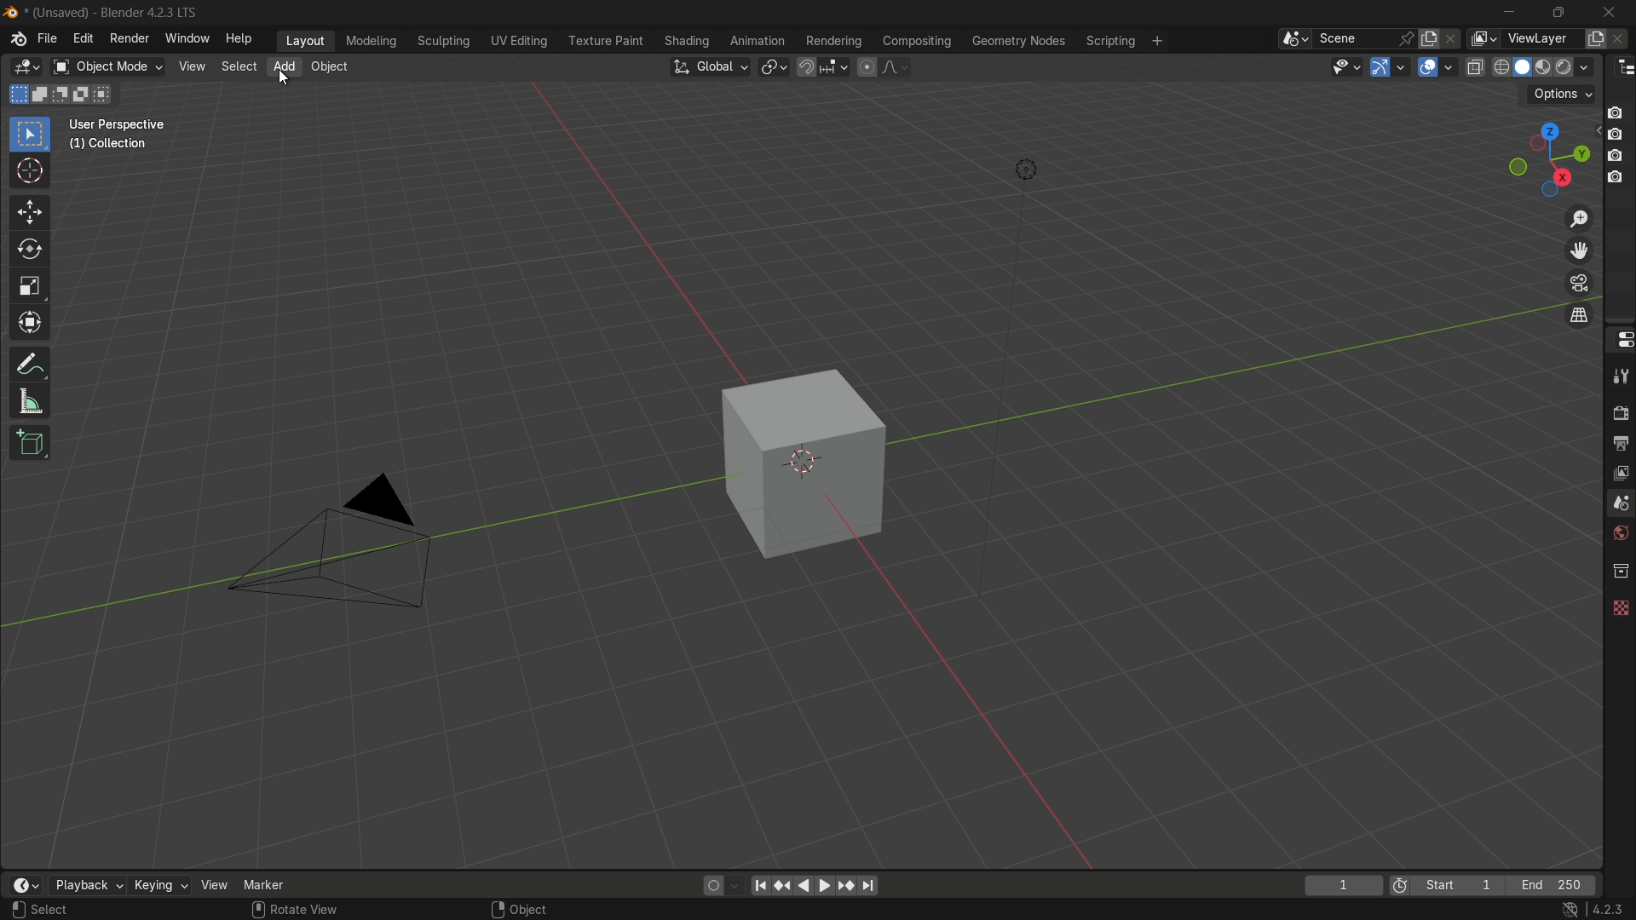 The width and height of the screenshot is (1636, 920). I want to click on back, so click(802, 887).